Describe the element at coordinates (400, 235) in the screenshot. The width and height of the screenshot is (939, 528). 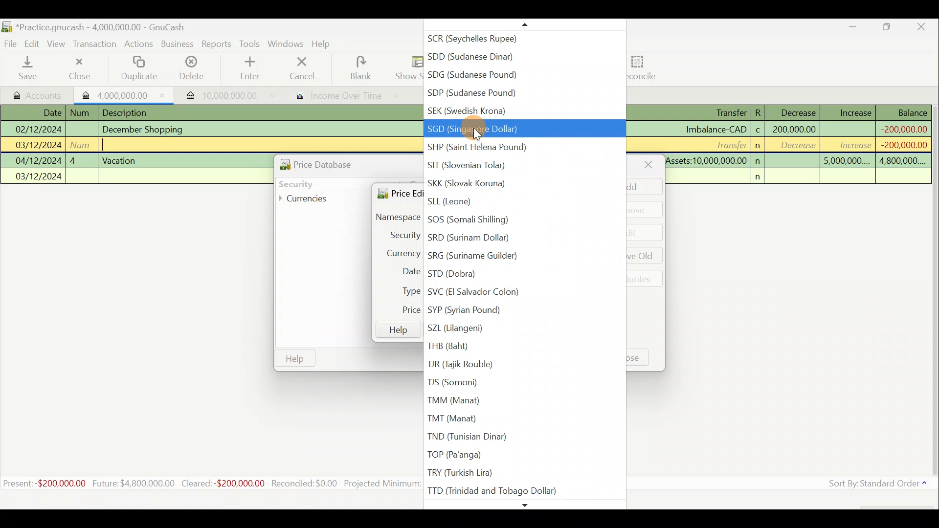
I see `Security` at that location.